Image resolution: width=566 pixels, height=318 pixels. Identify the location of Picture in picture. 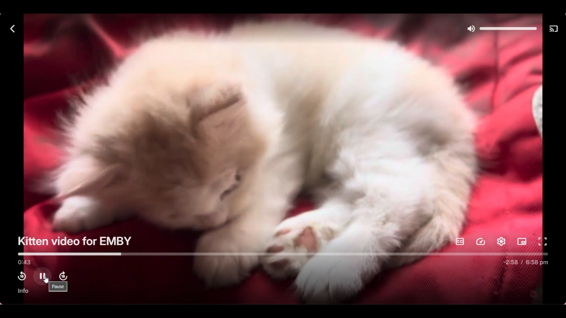
(522, 242).